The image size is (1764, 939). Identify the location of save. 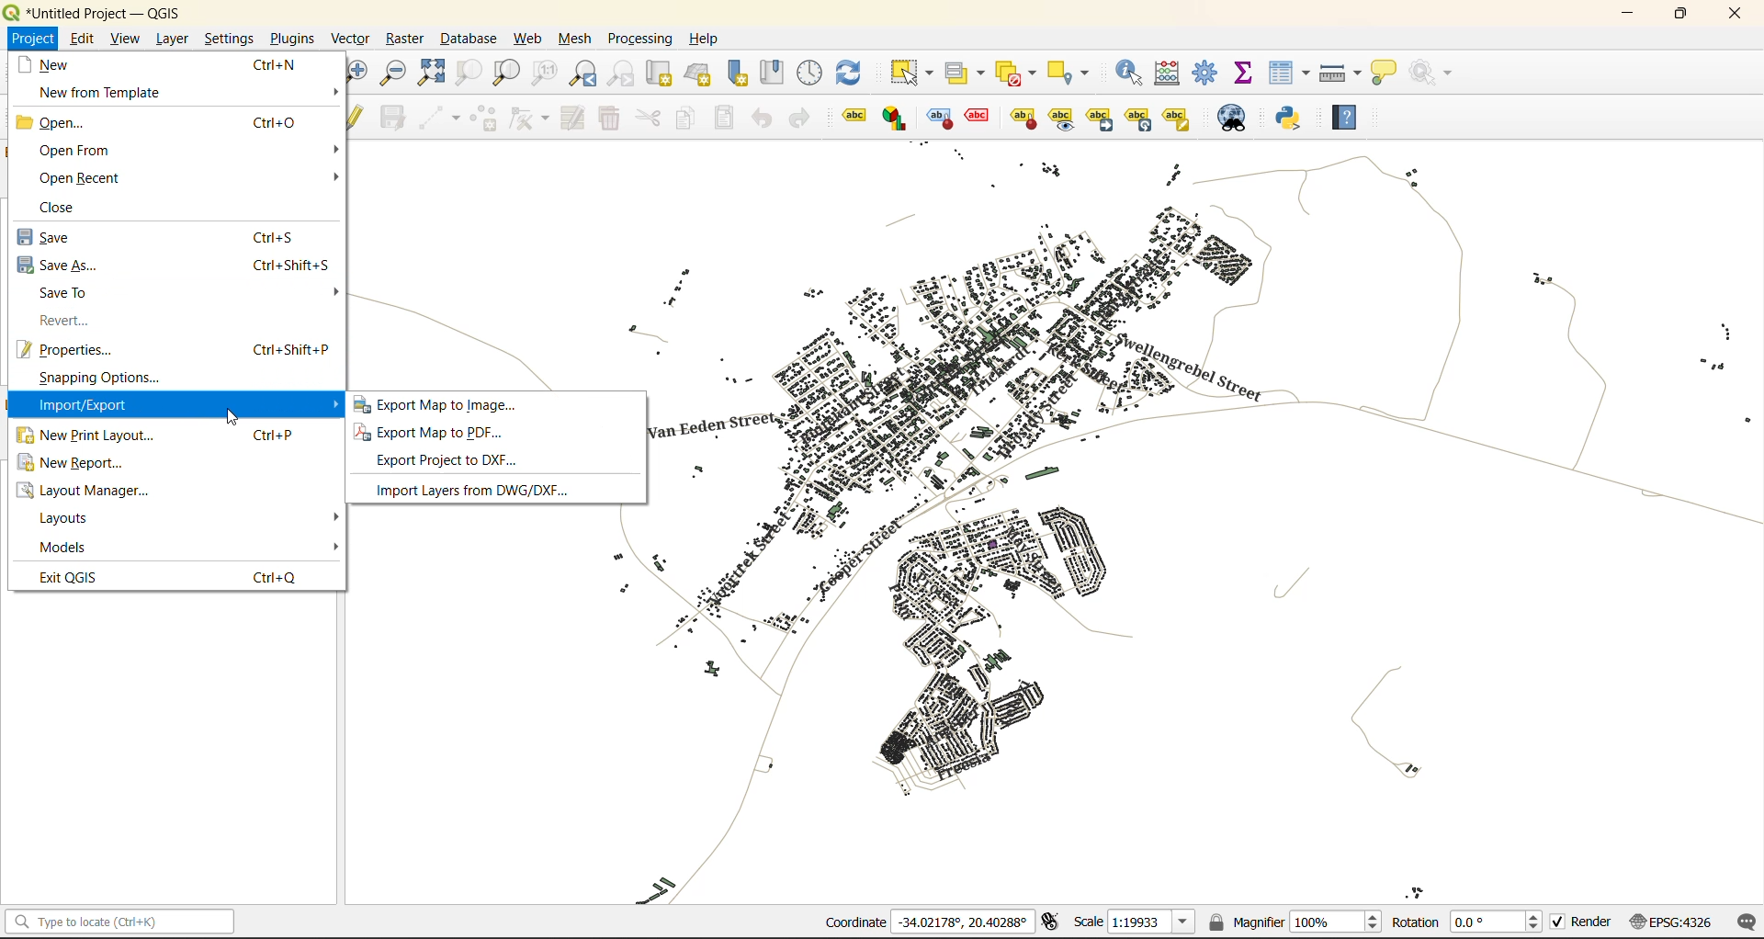
(57, 238).